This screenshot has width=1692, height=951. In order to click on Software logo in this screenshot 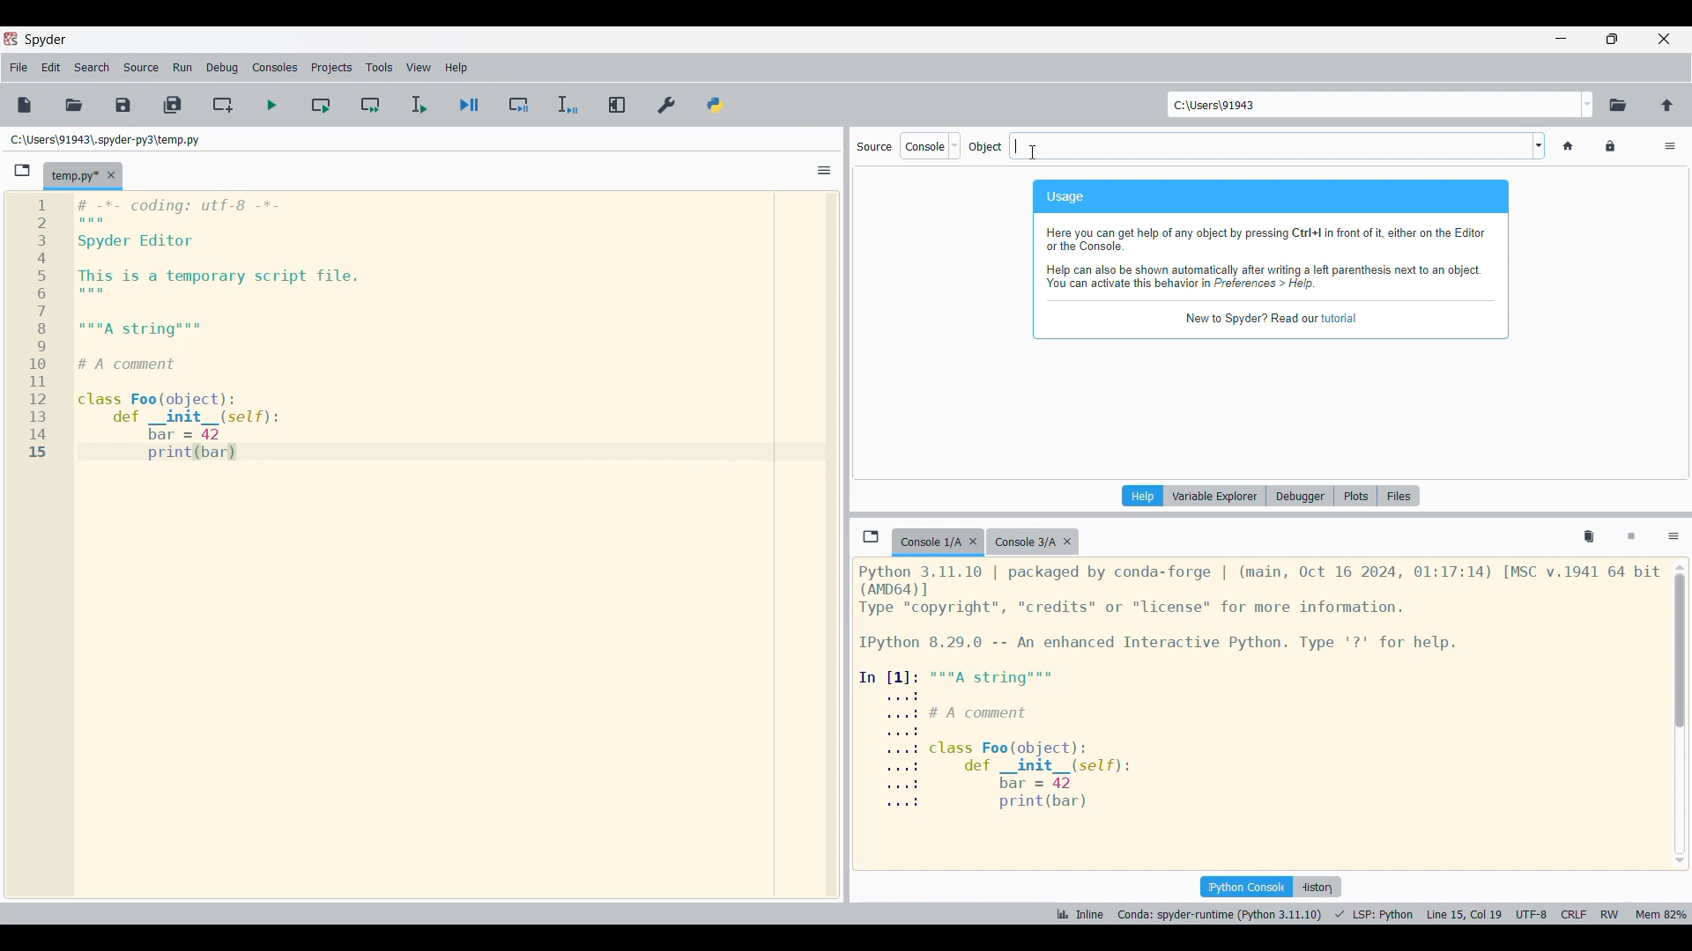, I will do `click(47, 39)`.